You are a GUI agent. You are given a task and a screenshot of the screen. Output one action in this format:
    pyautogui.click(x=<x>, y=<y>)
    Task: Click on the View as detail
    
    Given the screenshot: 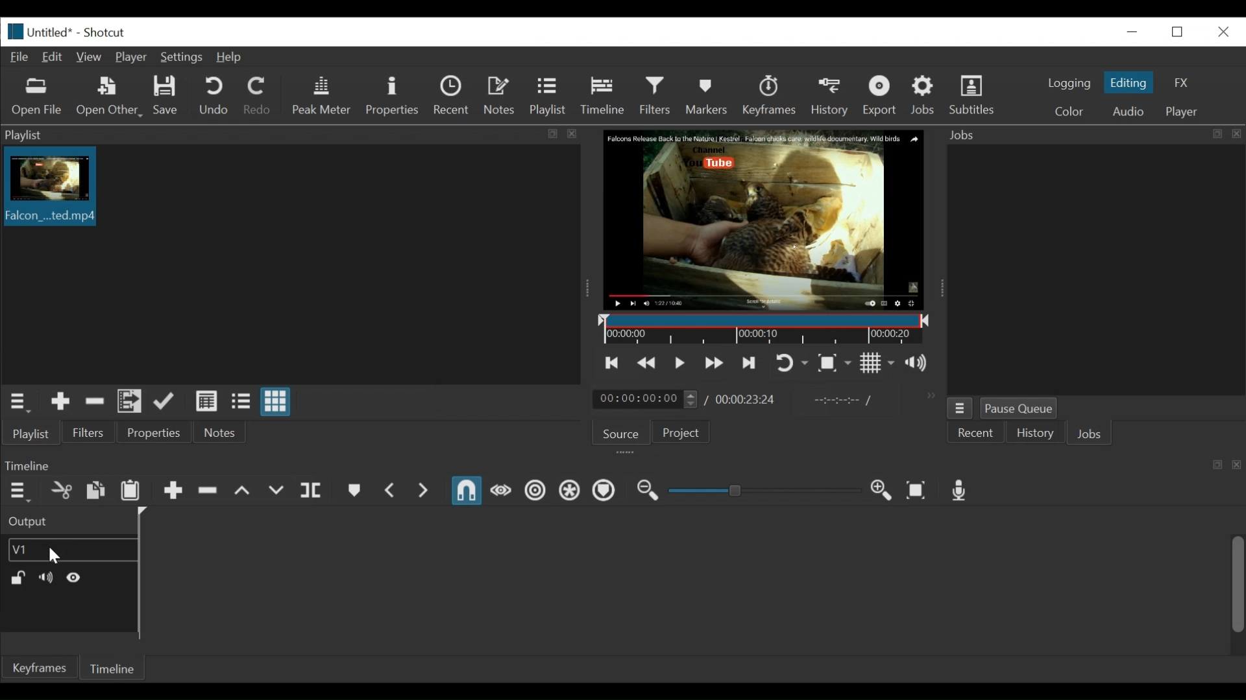 What is the action you would take?
    pyautogui.click(x=206, y=403)
    